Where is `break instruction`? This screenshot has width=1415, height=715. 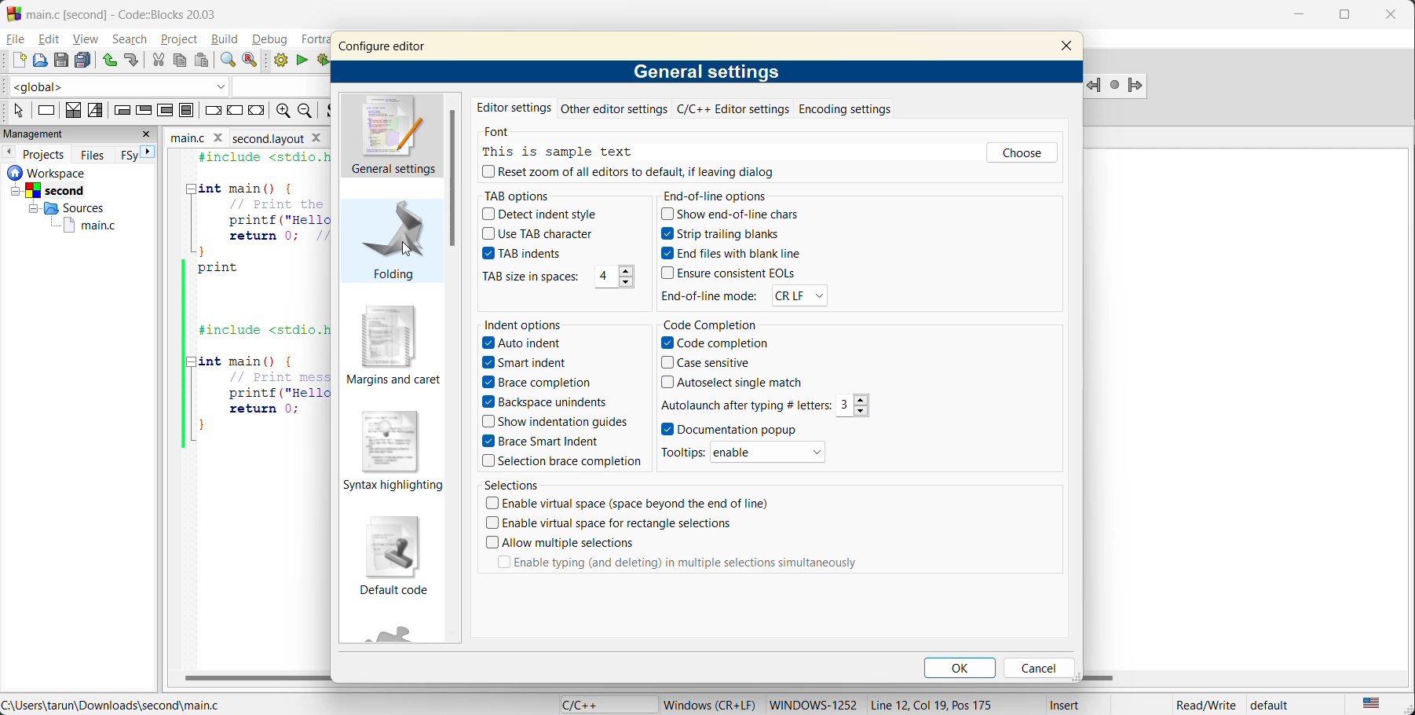 break instruction is located at coordinates (212, 112).